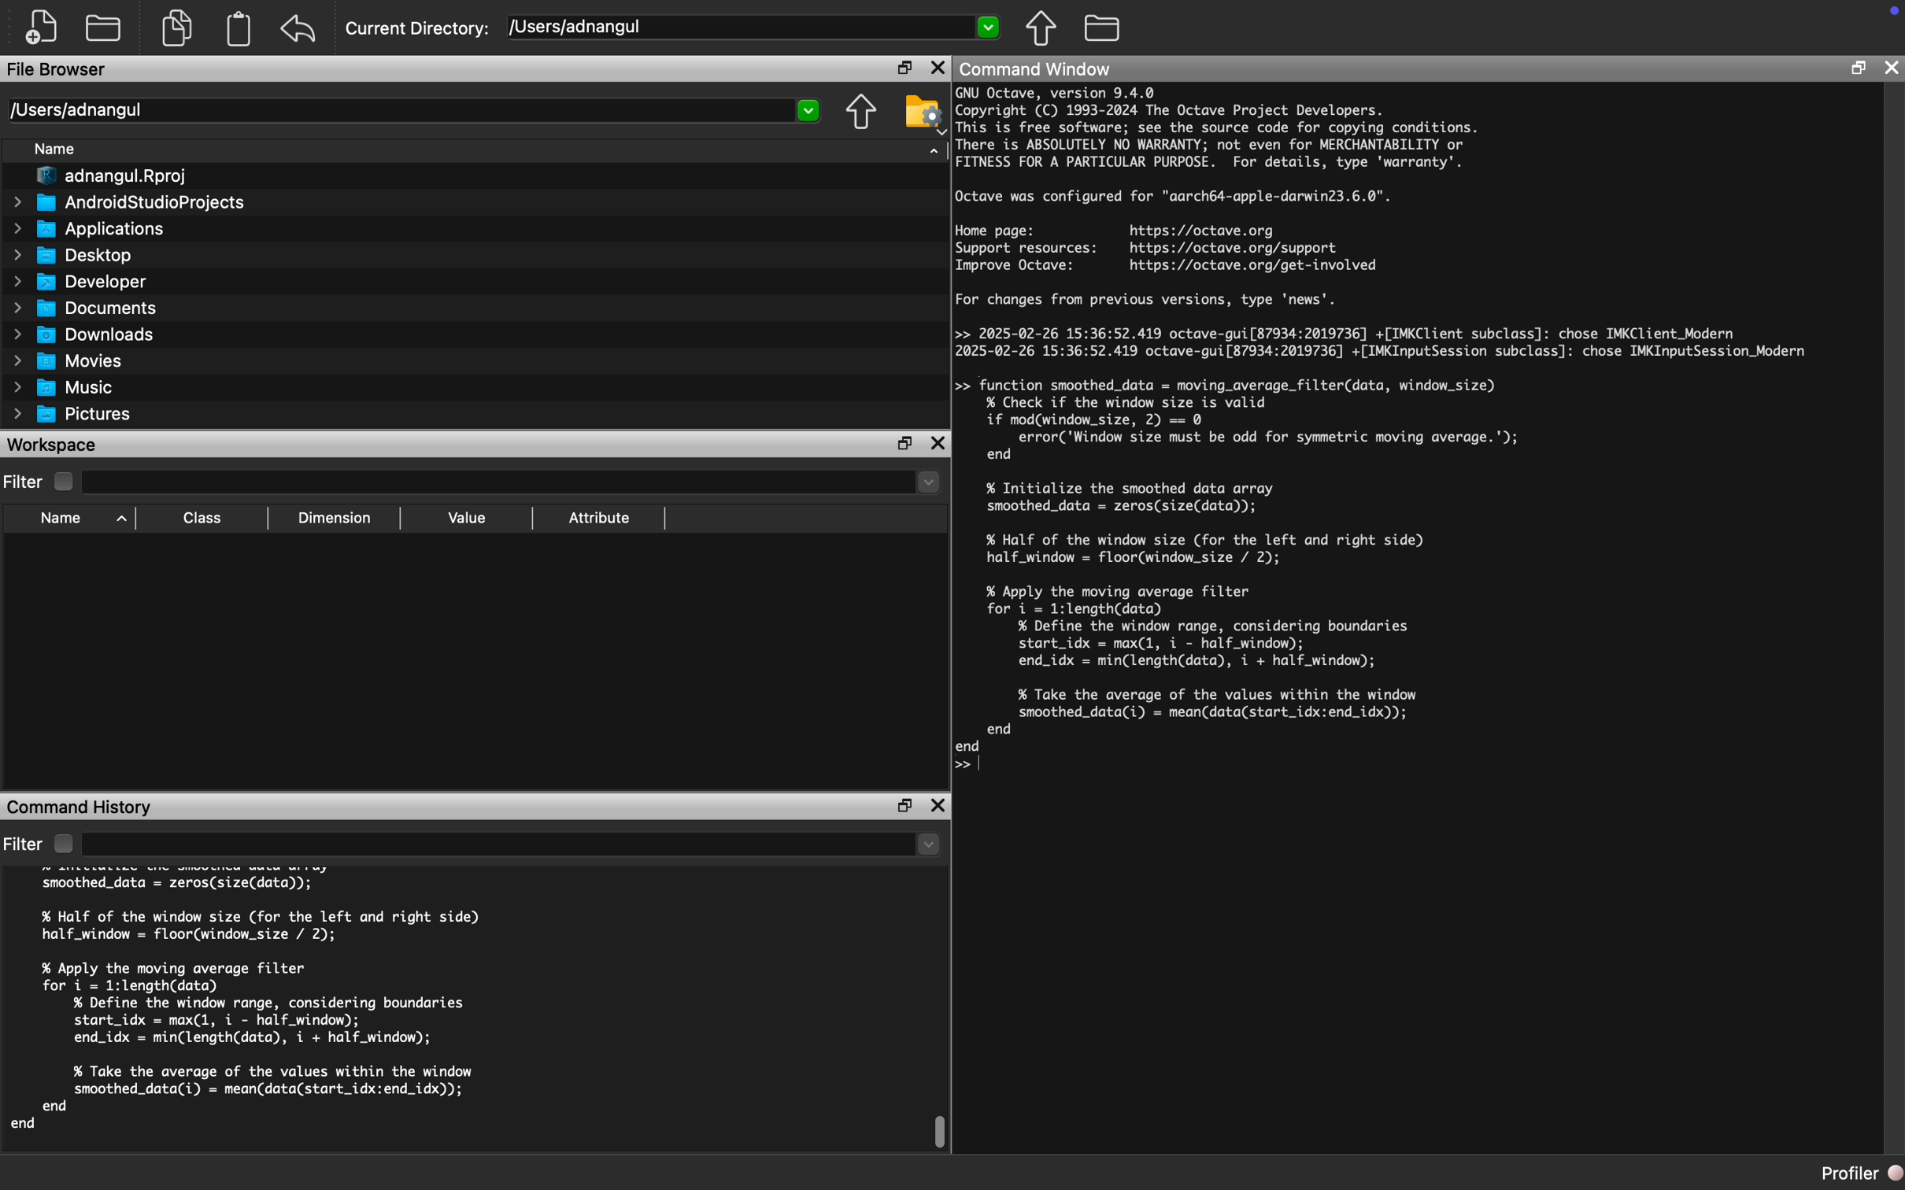 This screenshot has width=1905, height=1190. I want to click on Command History, so click(80, 807).